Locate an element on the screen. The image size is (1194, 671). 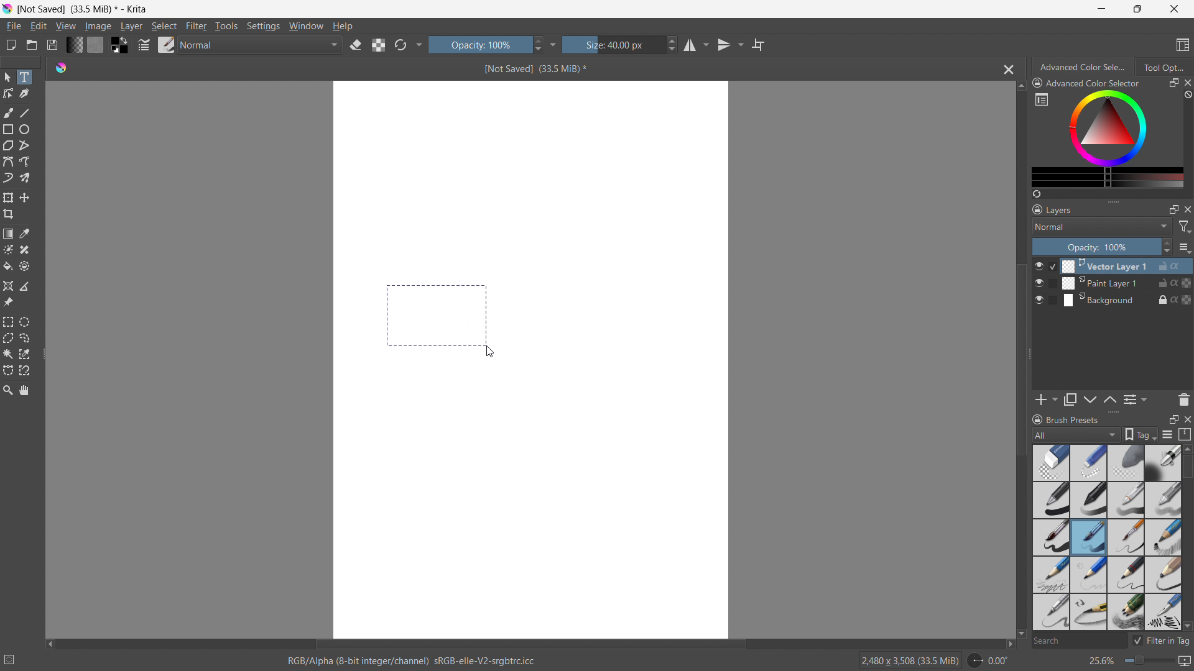
add layer is located at coordinates (1046, 399).